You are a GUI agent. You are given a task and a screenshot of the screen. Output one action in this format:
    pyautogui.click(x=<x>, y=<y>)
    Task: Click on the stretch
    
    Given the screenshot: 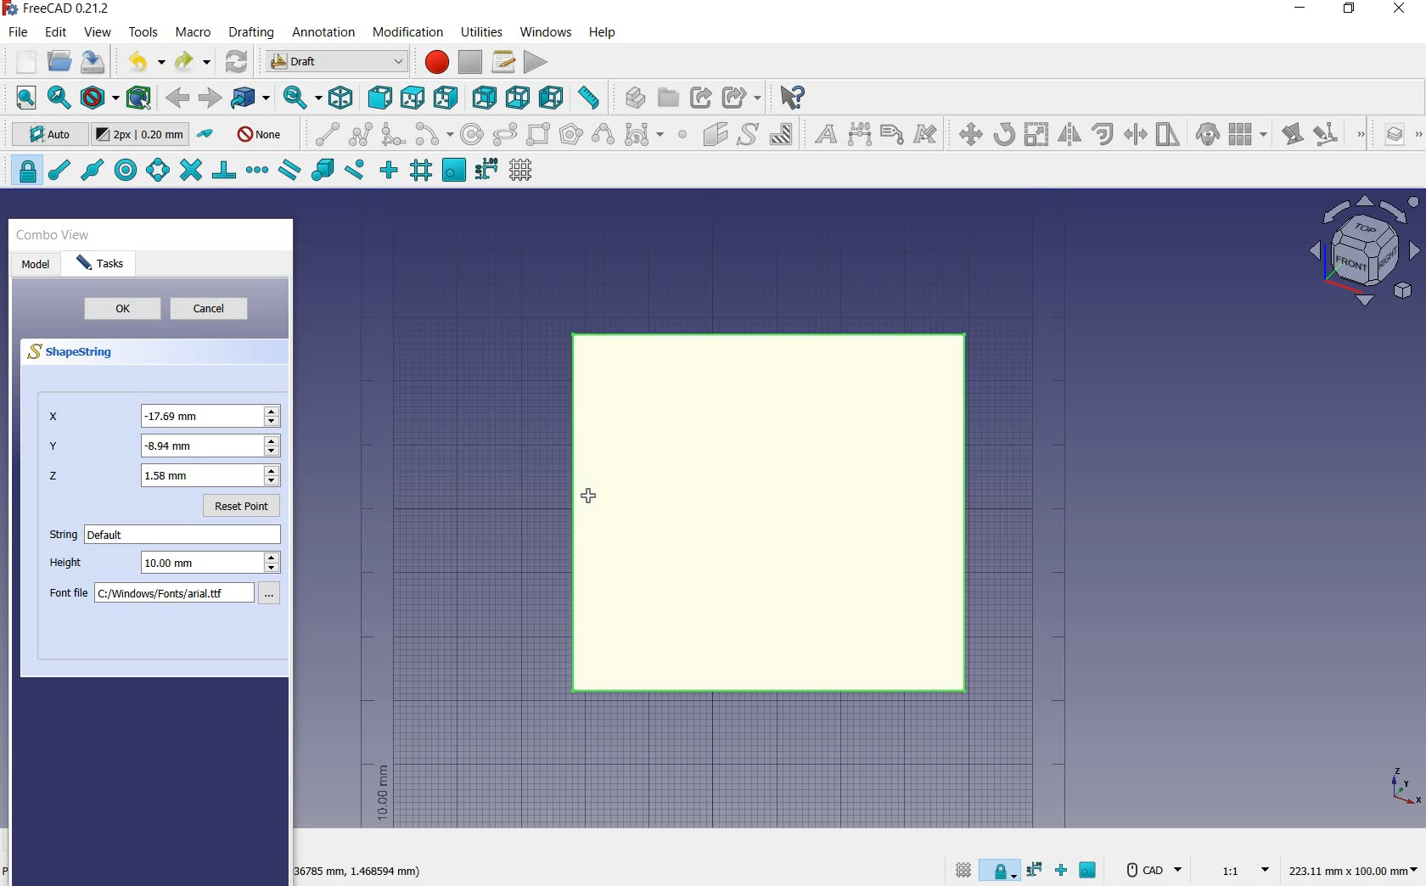 What is the action you would take?
    pyautogui.click(x=1169, y=136)
    